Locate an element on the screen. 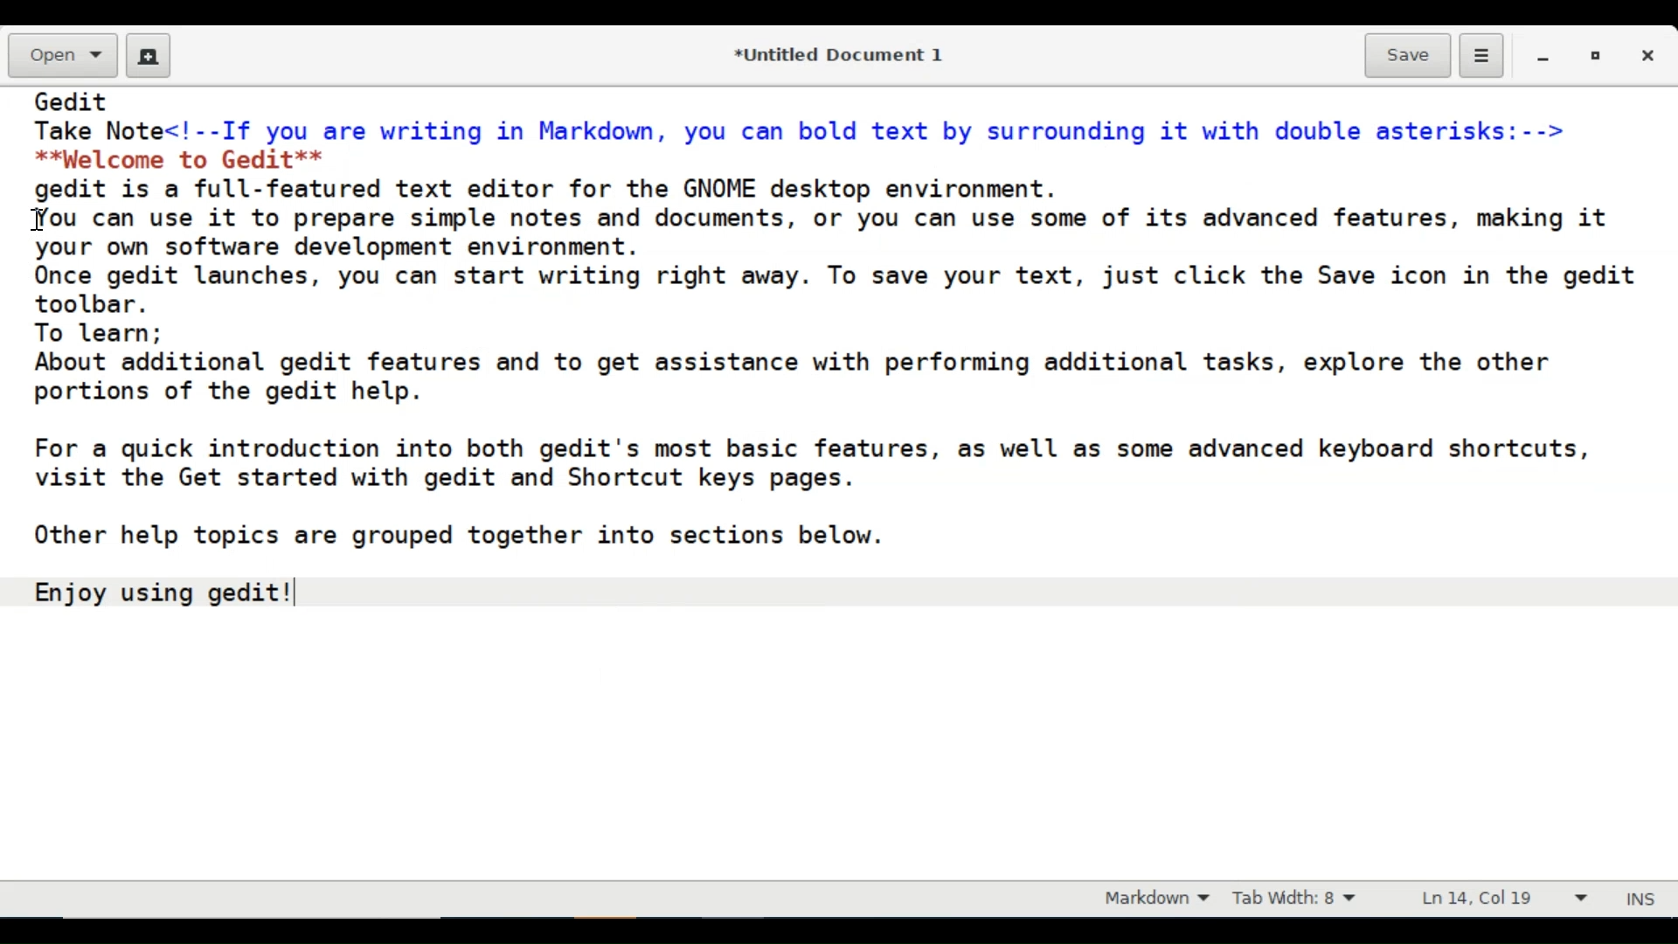  Highlight mod is located at coordinates (1150, 899).